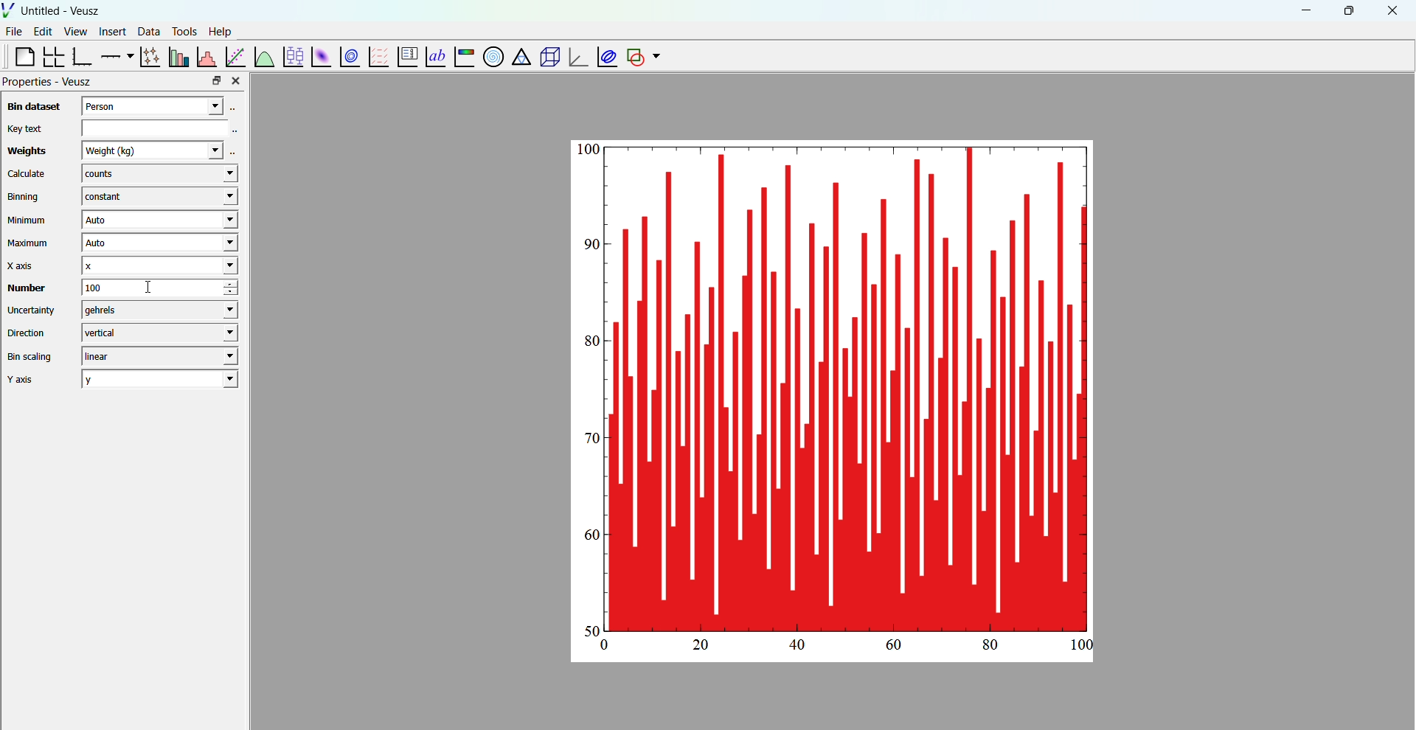 This screenshot has width=1416, height=730. I want to click on close, so click(1393, 11).